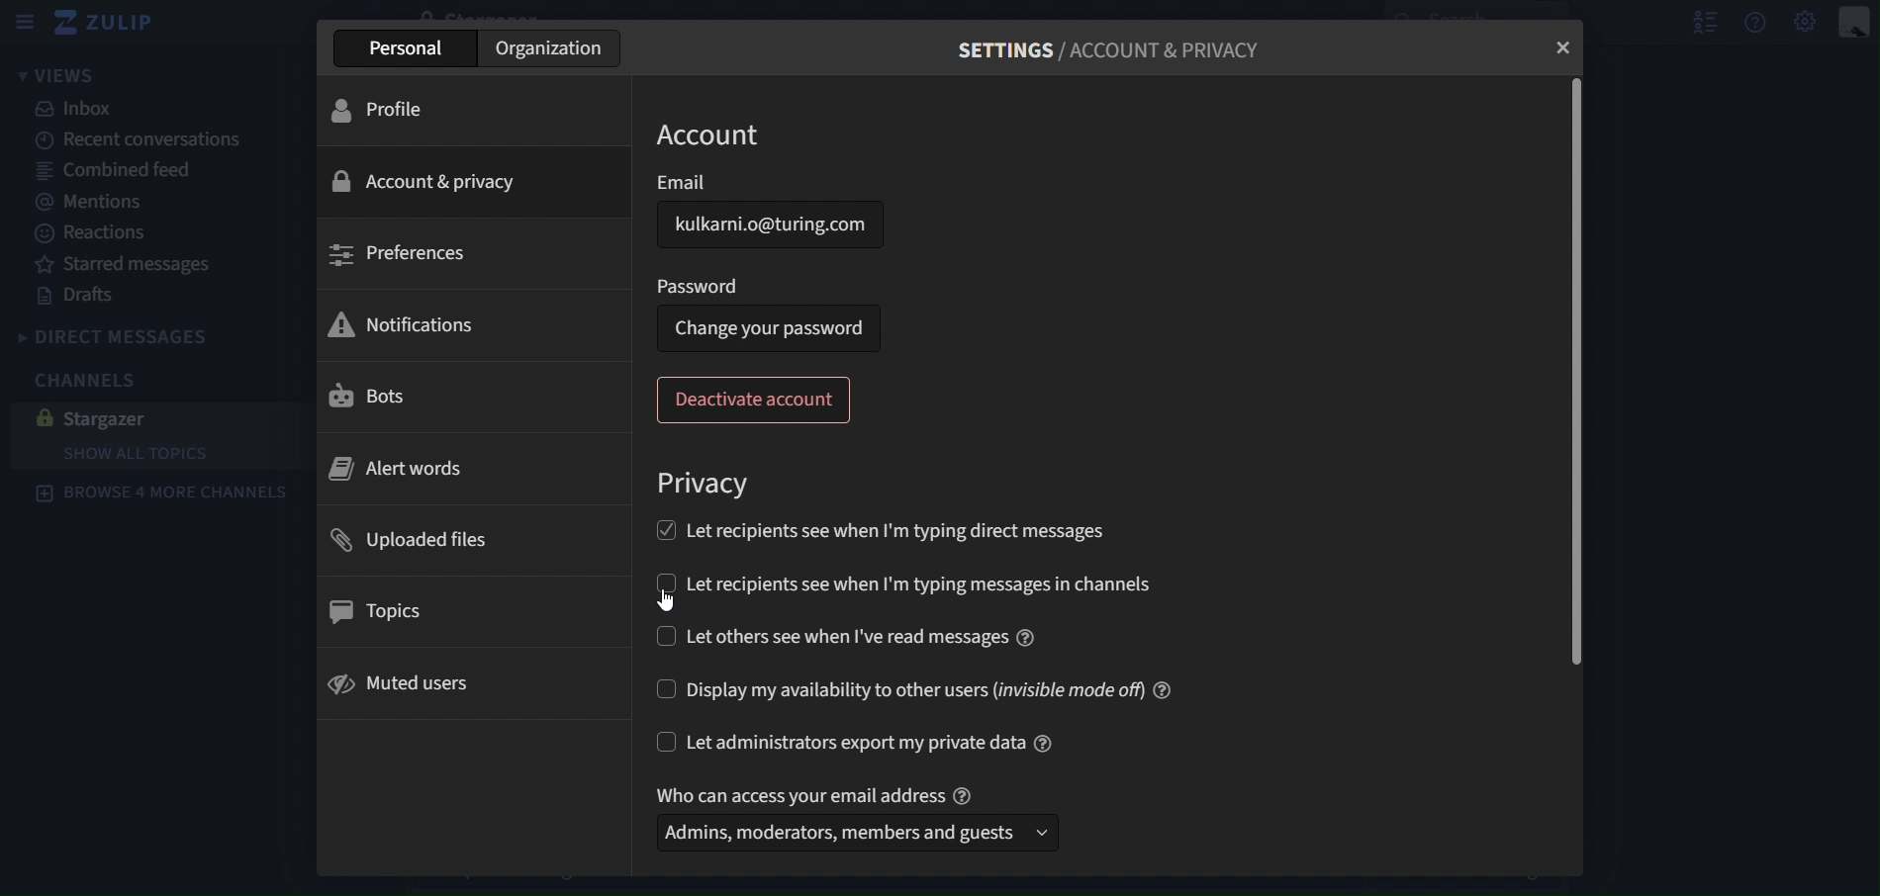 This screenshot has height=896, width=1880. I want to click on Email, so click(684, 184).